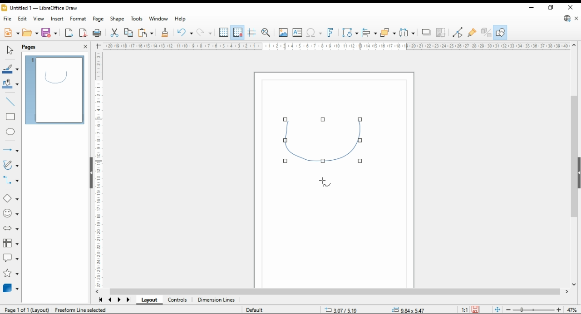 This screenshot has width=581, height=314. What do you see at coordinates (8, 19) in the screenshot?
I see `file` at bounding box center [8, 19].